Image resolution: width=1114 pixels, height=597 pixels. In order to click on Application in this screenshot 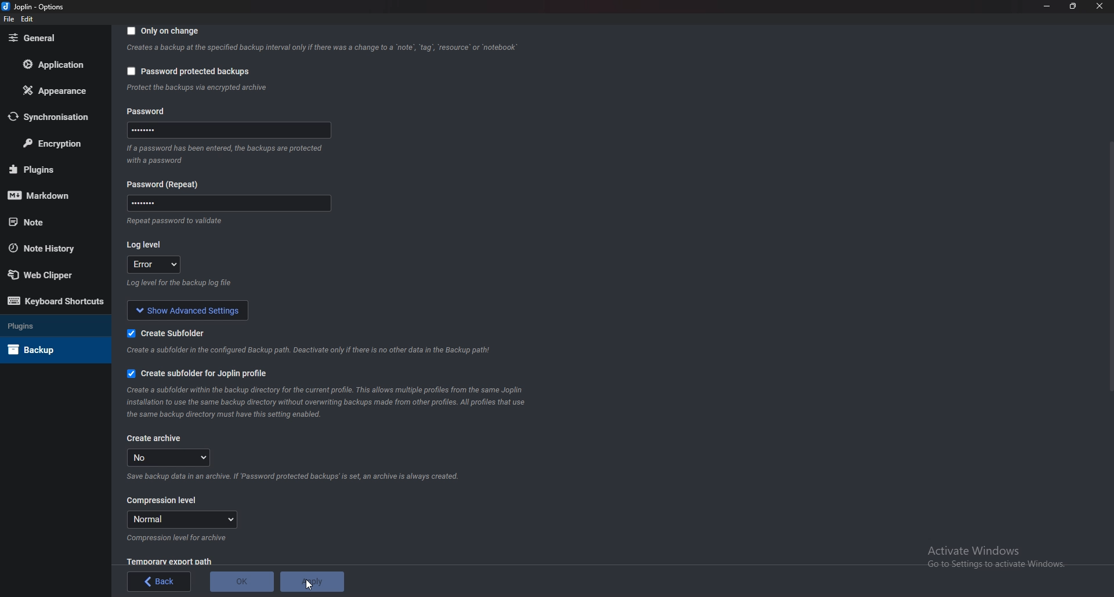, I will do `click(51, 64)`.